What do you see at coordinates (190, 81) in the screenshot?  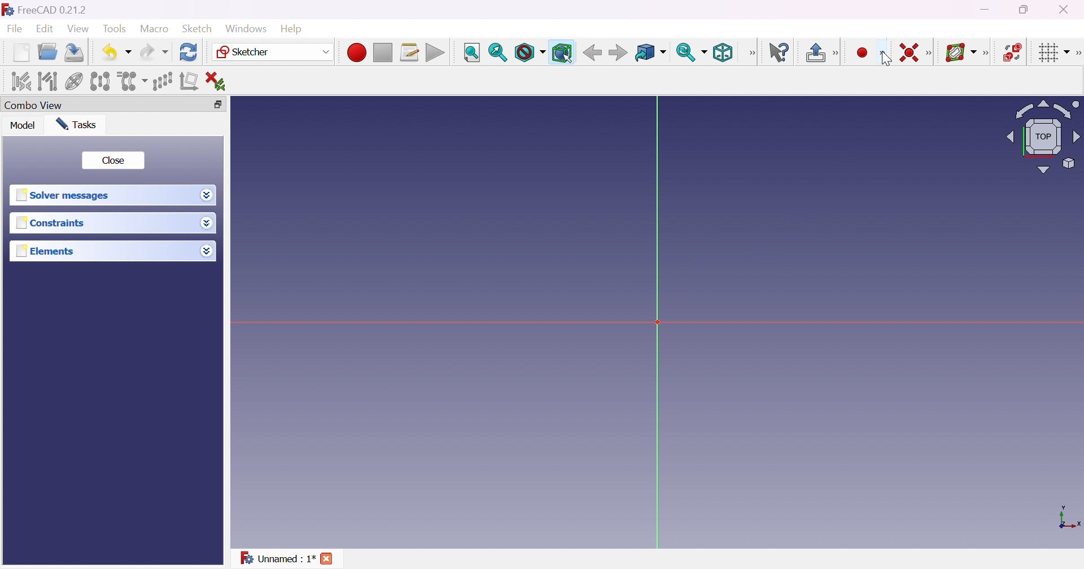 I see `Remove axes alignment` at bounding box center [190, 81].